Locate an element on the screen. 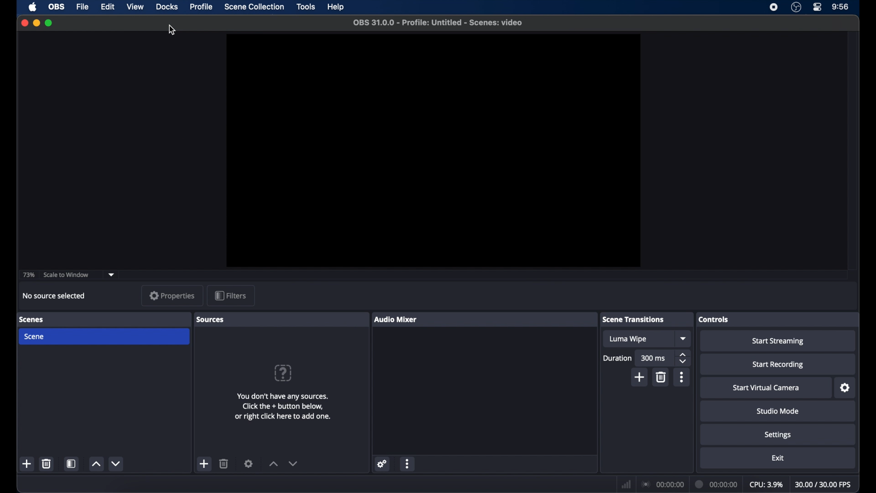 Image resolution: width=876 pixels, height=493 pixels. control center is located at coordinates (818, 6).